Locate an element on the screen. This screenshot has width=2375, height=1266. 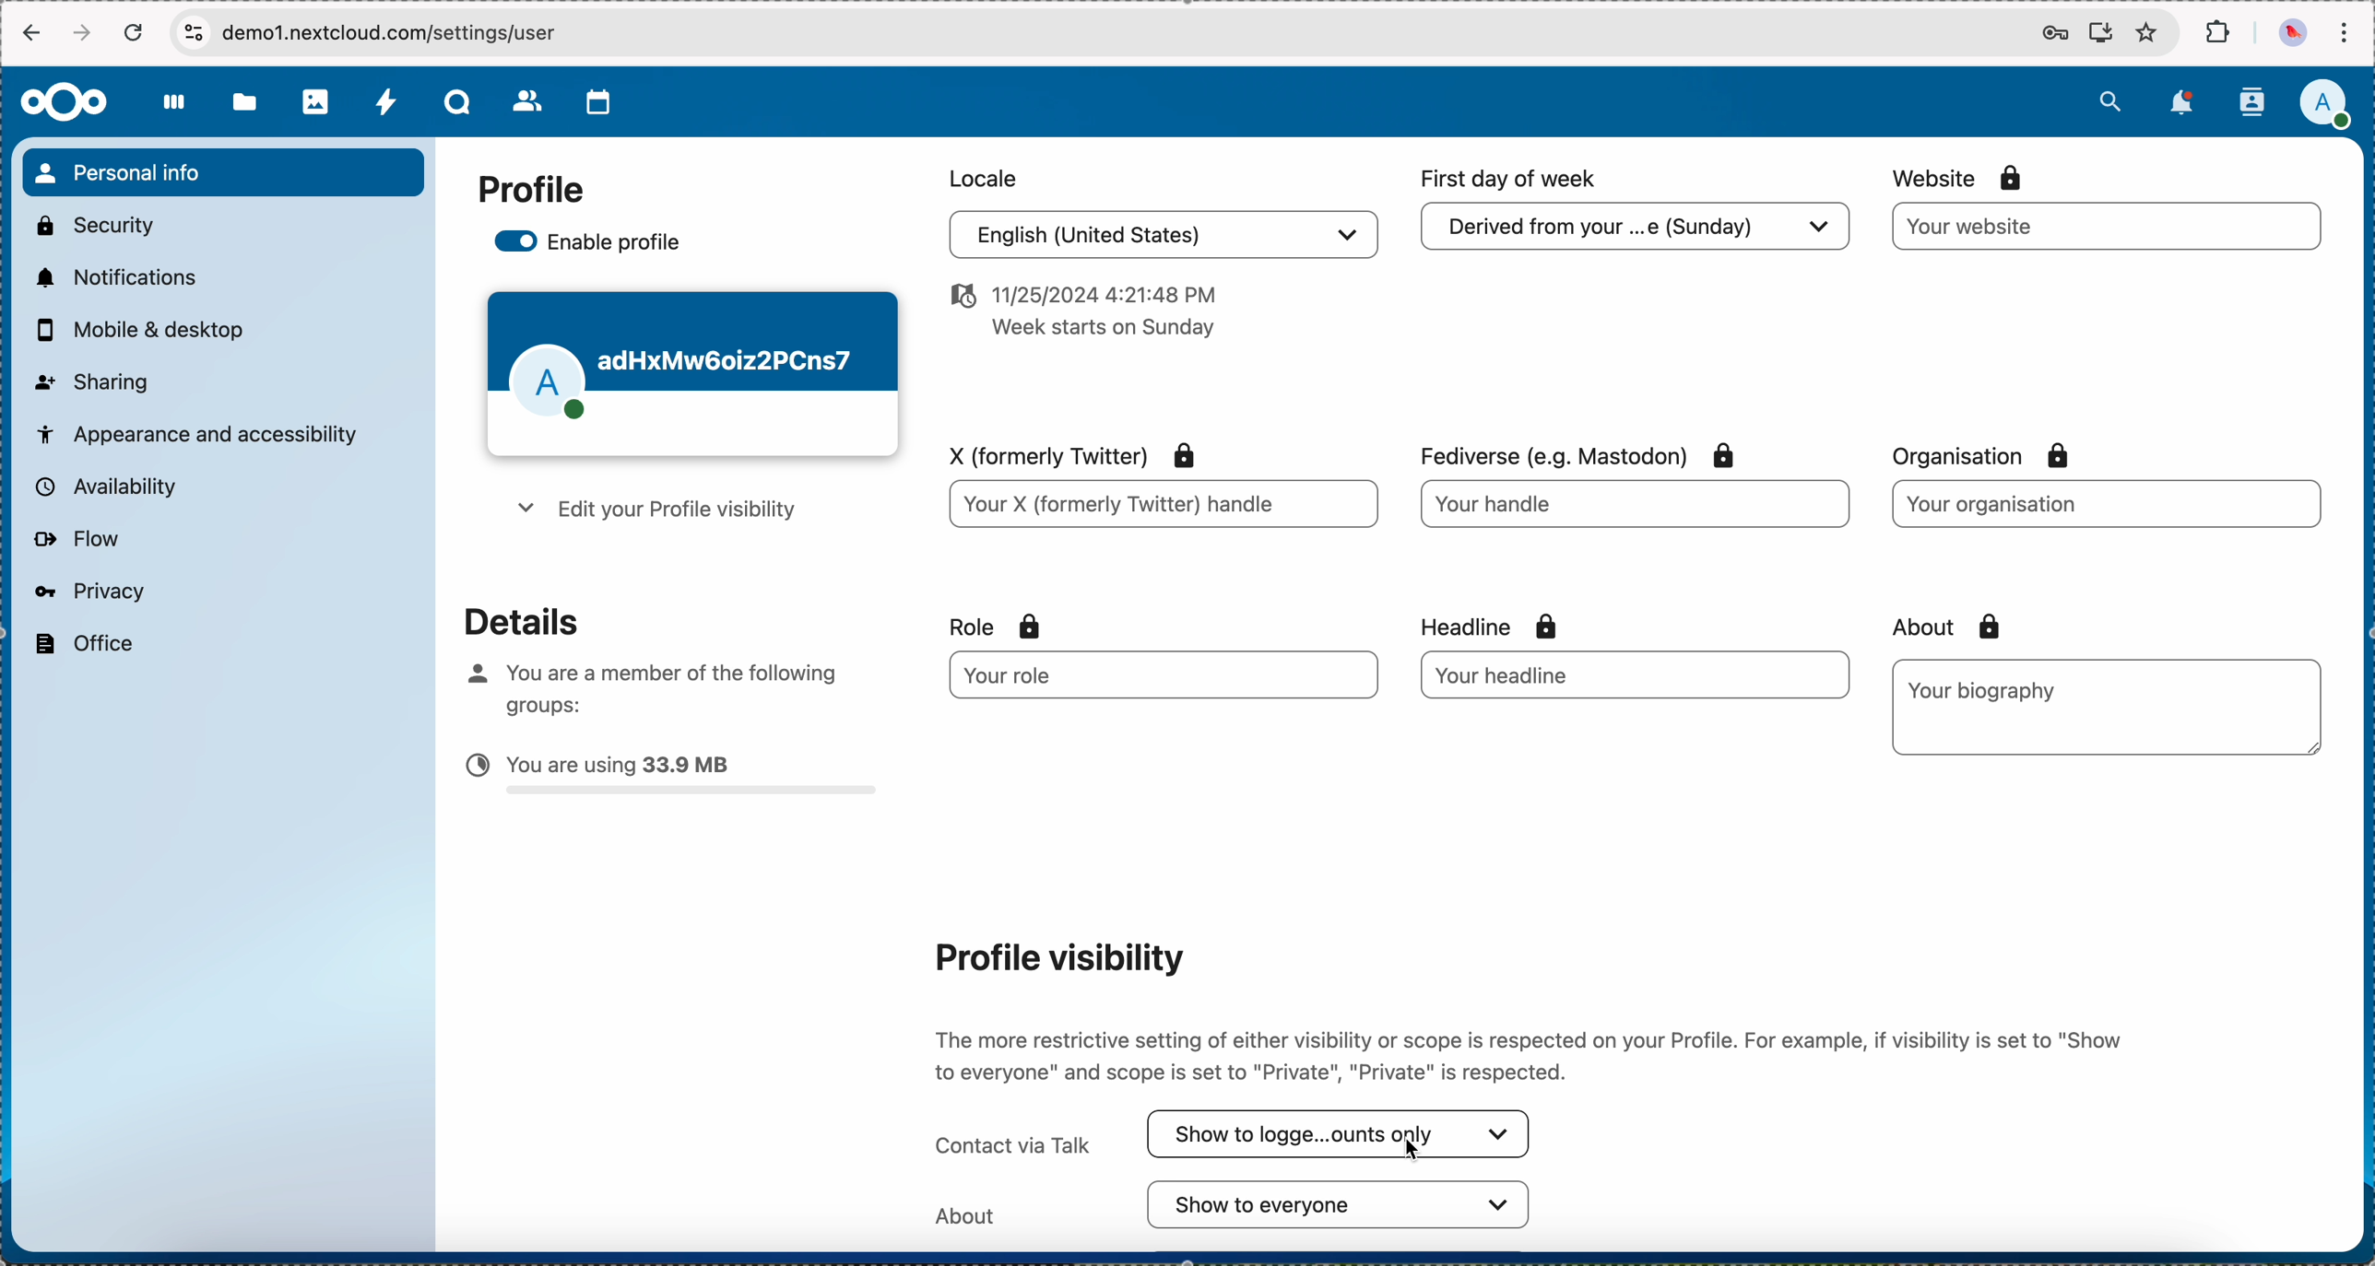
derived from your is located at coordinates (1631, 232).